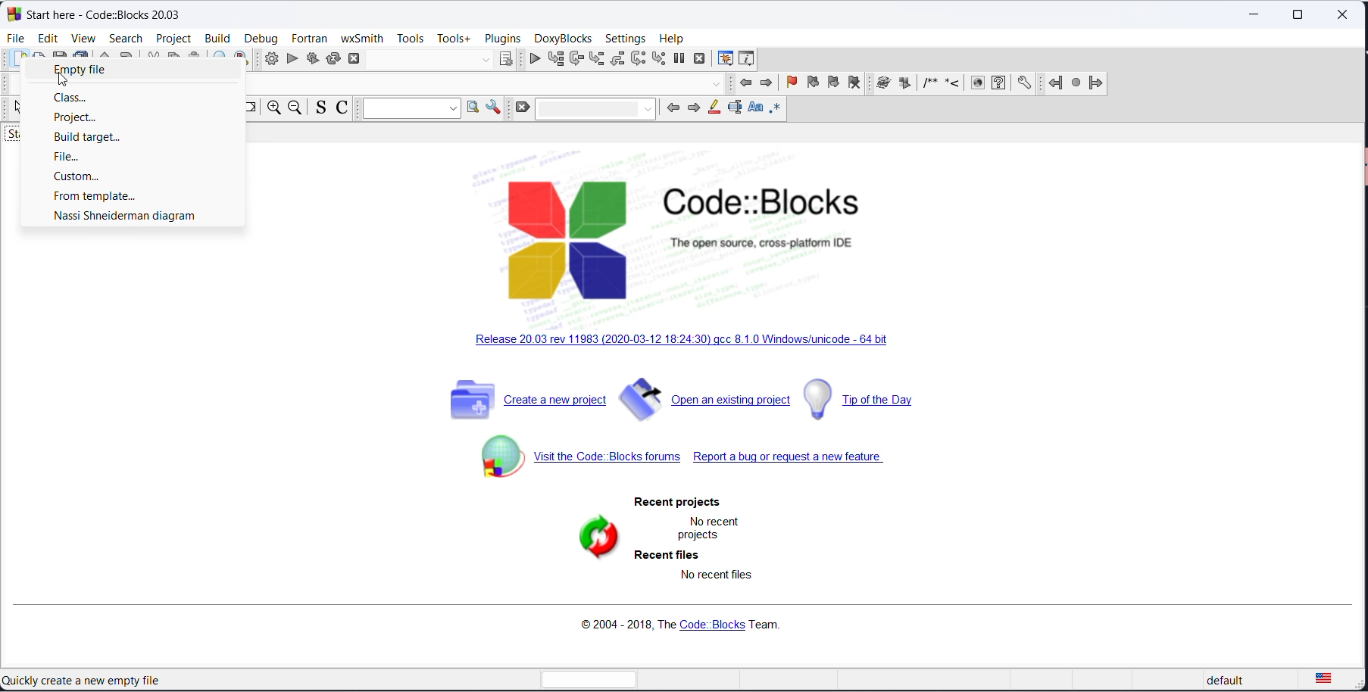 The image size is (1368, 692). What do you see at coordinates (675, 109) in the screenshot?
I see `previous` at bounding box center [675, 109].